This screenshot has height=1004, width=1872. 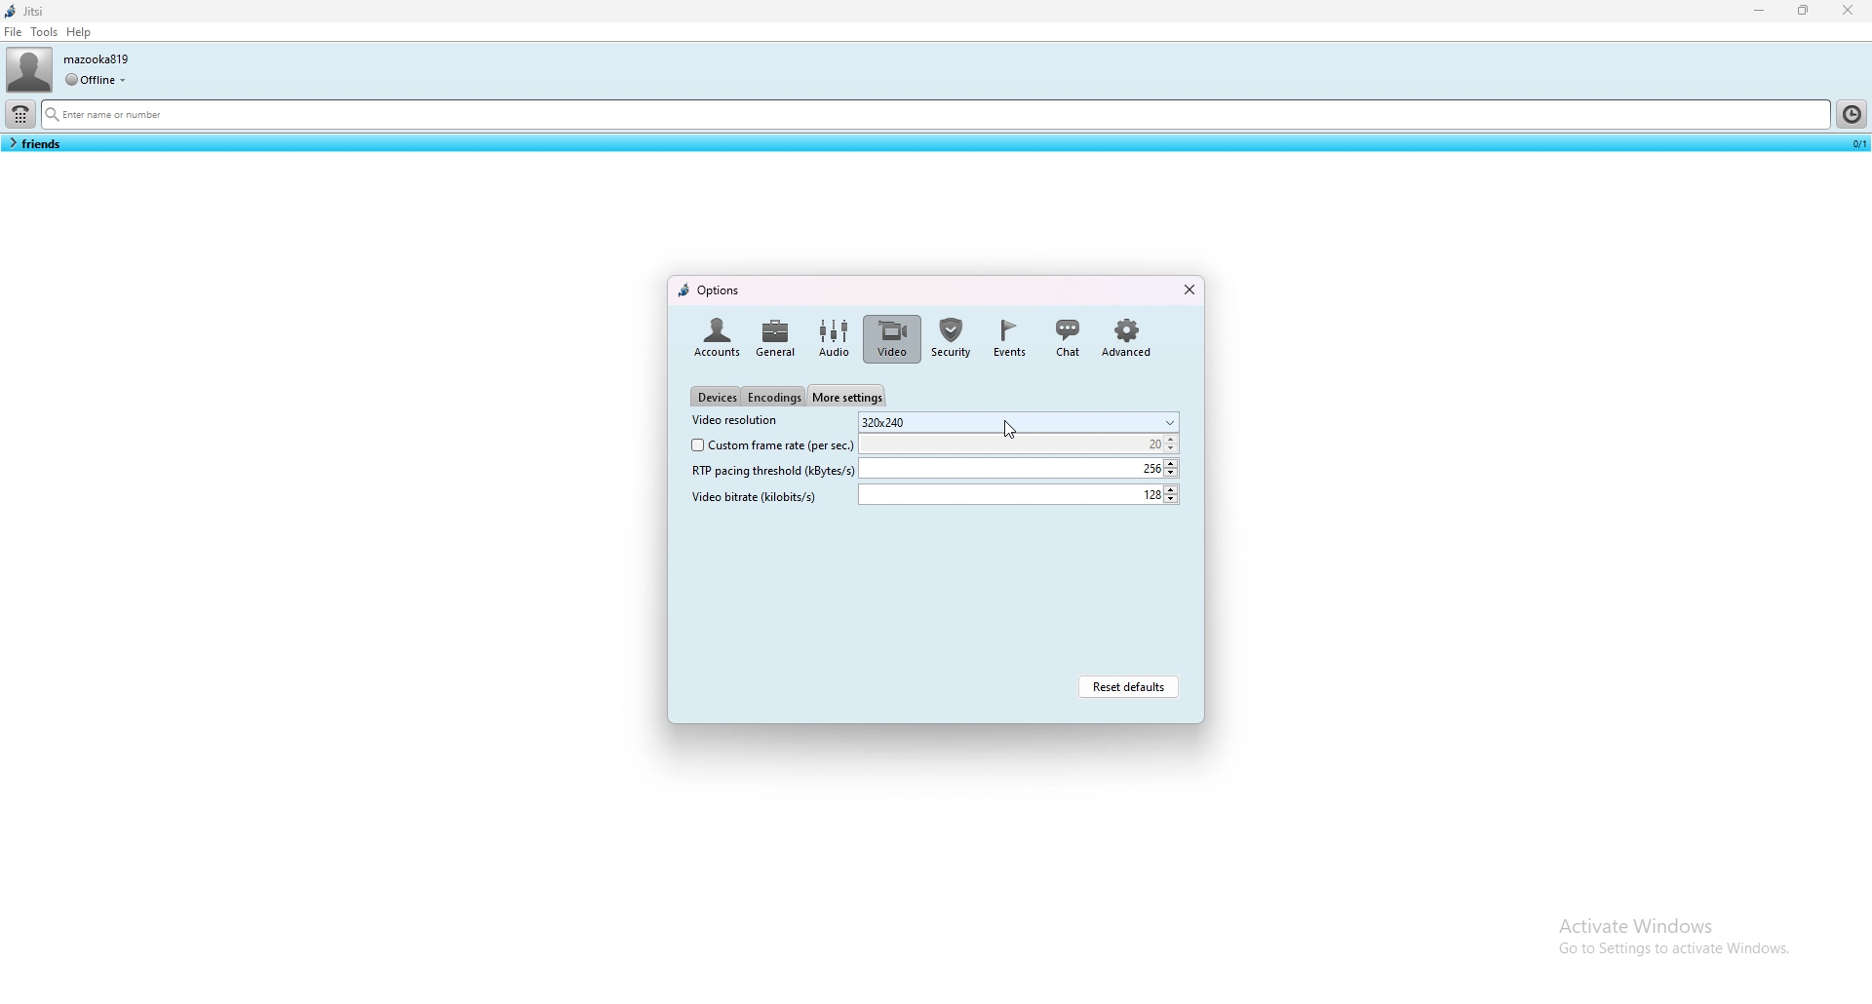 What do you see at coordinates (891, 338) in the screenshot?
I see `video` at bounding box center [891, 338].